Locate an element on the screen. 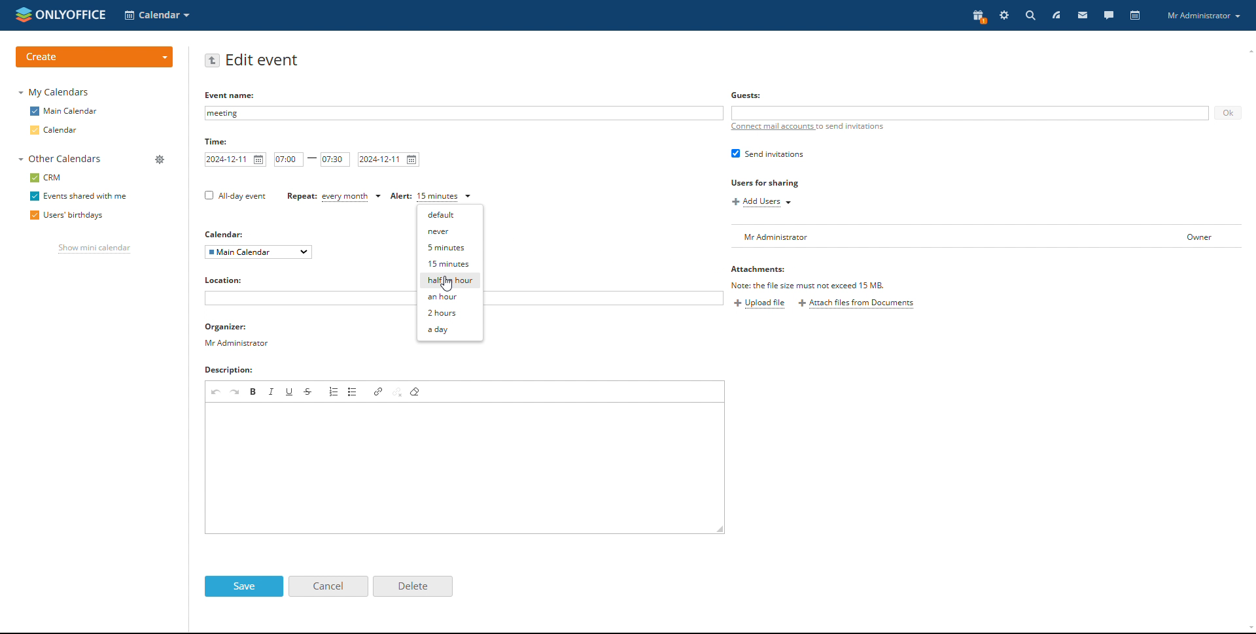 This screenshot has height=634, width=1256. add users is located at coordinates (762, 203).